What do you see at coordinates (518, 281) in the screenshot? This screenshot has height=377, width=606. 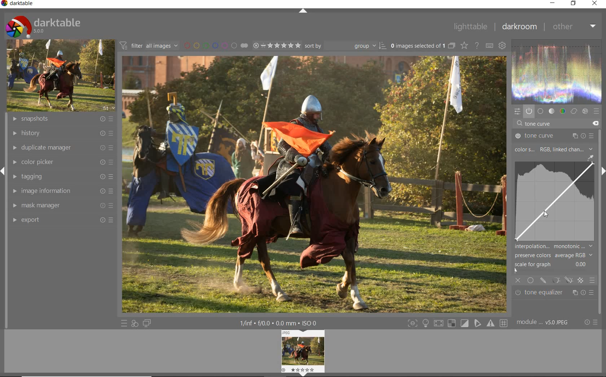 I see `close` at bounding box center [518, 281].